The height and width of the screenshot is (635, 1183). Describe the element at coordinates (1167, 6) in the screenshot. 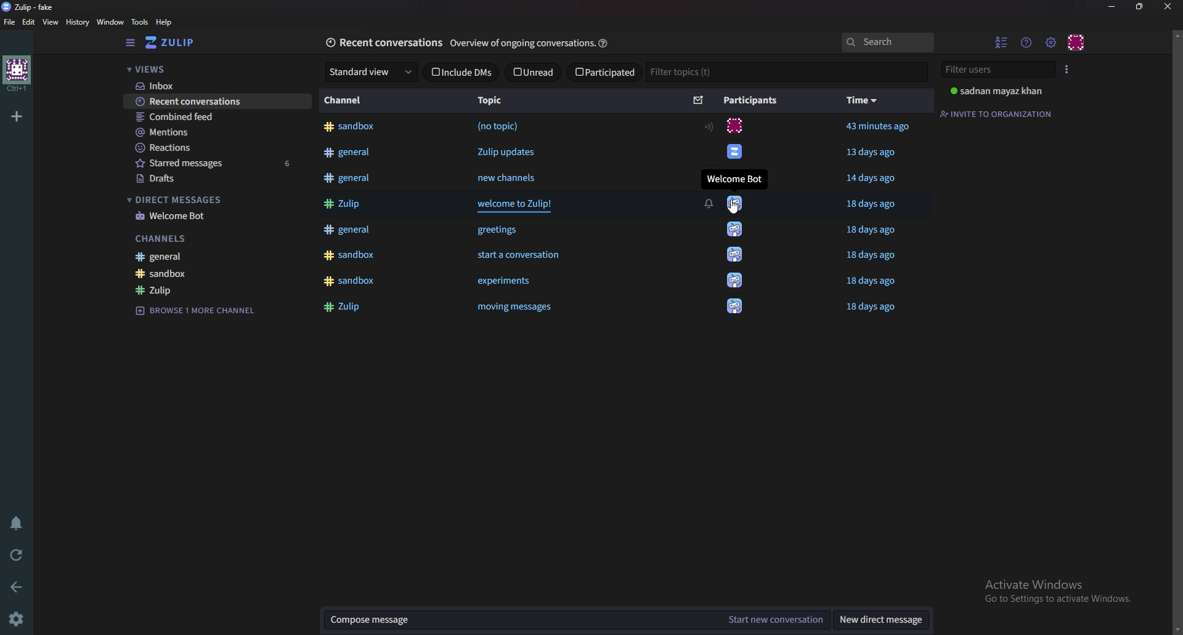

I see `close` at that location.